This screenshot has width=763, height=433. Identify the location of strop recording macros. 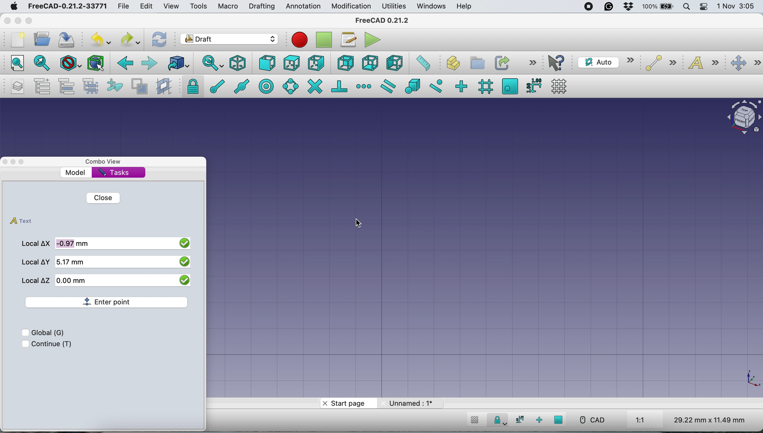
(326, 39).